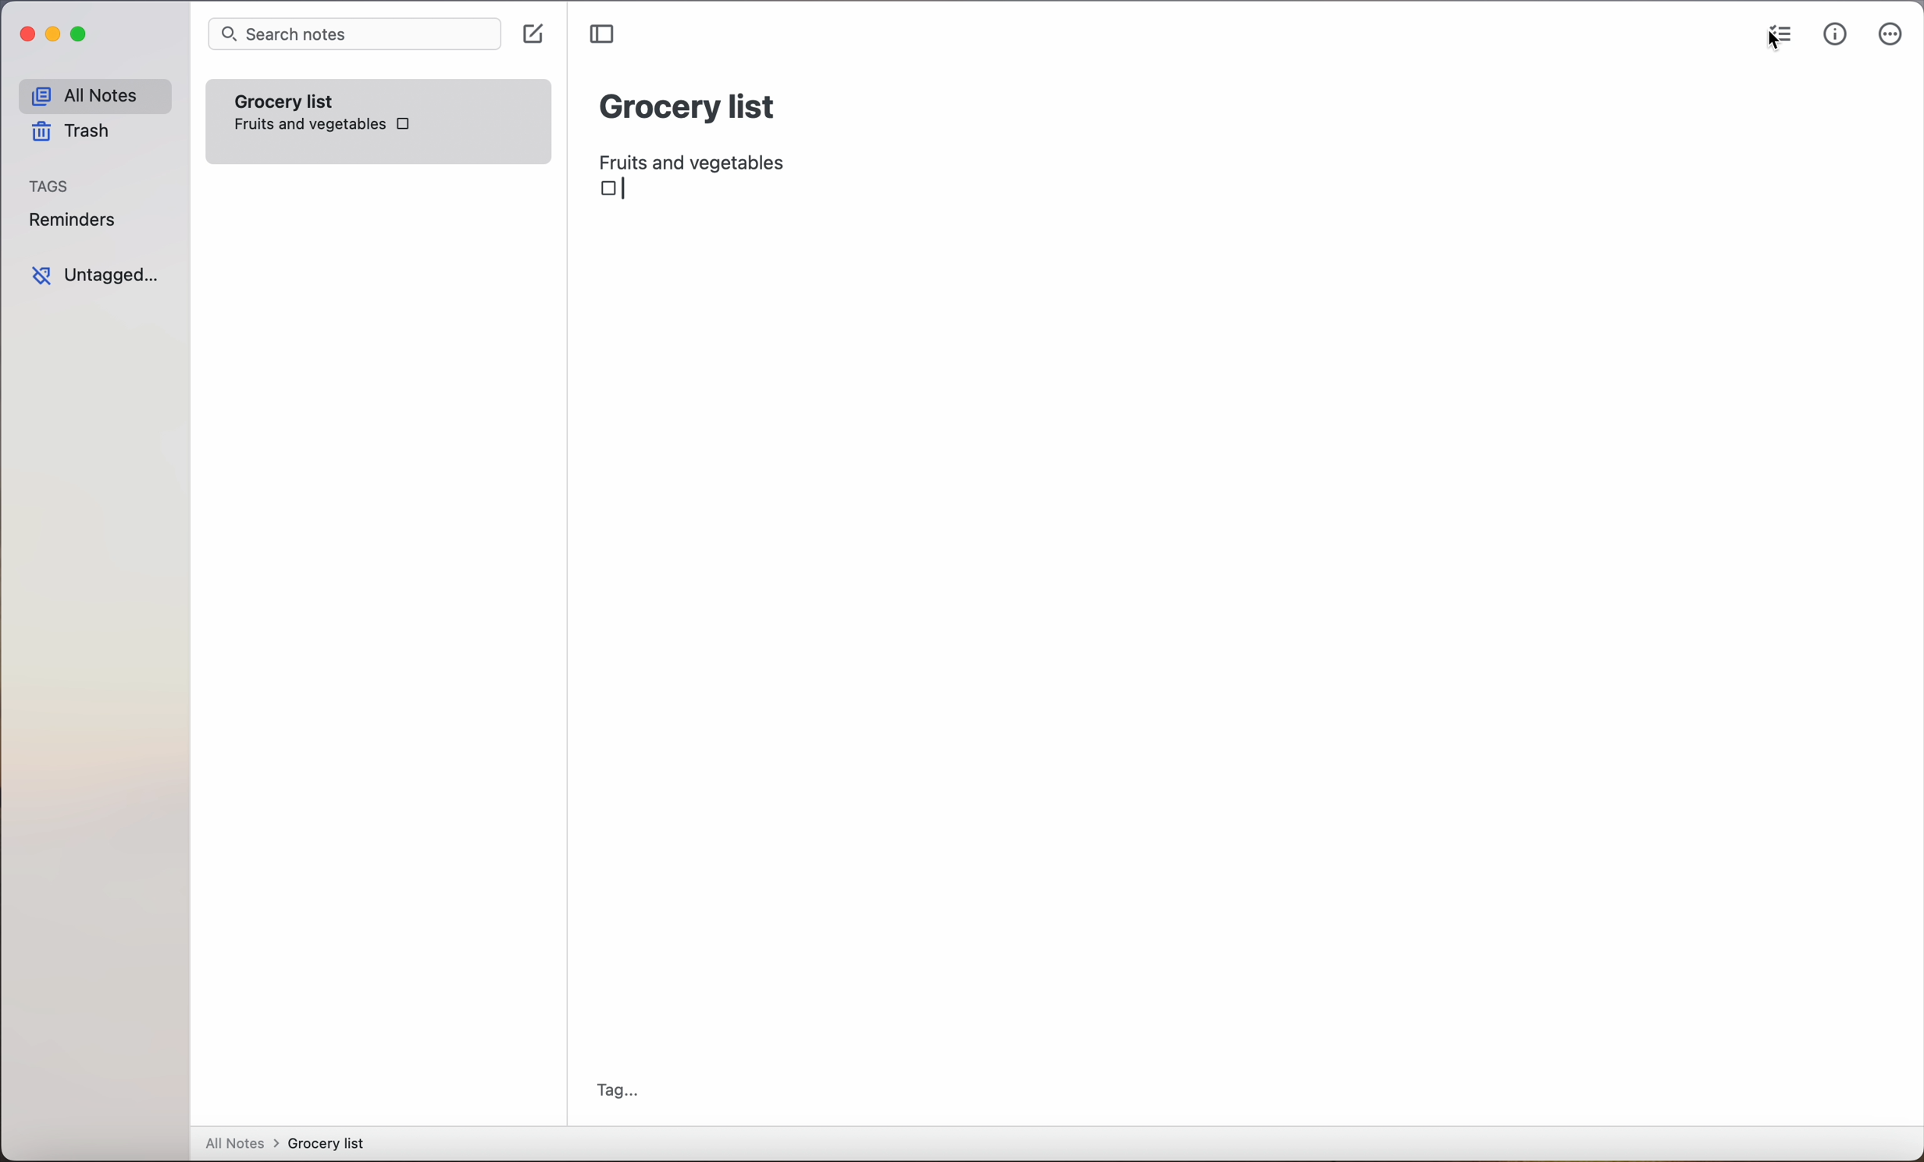 This screenshot has width=1924, height=1162. What do you see at coordinates (94, 96) in the screenshot?
I see `all notes` at bounding box center [94, 96].